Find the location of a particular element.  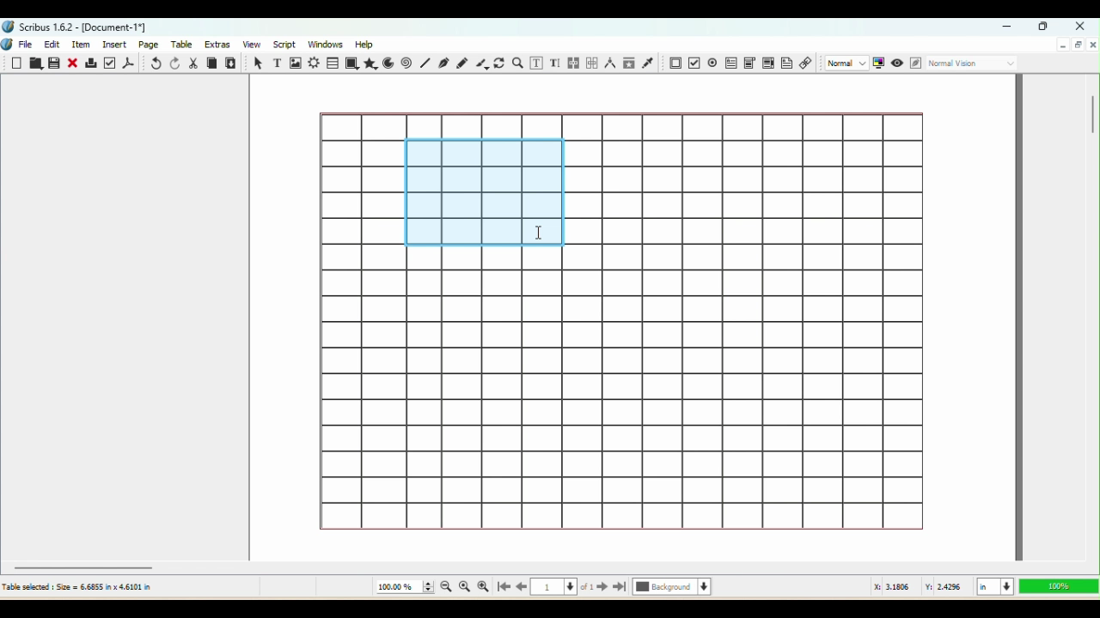

Go back to the previous page is located at coordinates (522, 588).